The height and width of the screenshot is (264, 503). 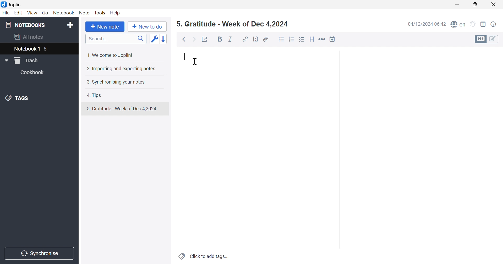 What do you see at coordinates (123, 69) in the screenshot?
I see `2. Importing and exporting notes` at bounding box center [123, 69].